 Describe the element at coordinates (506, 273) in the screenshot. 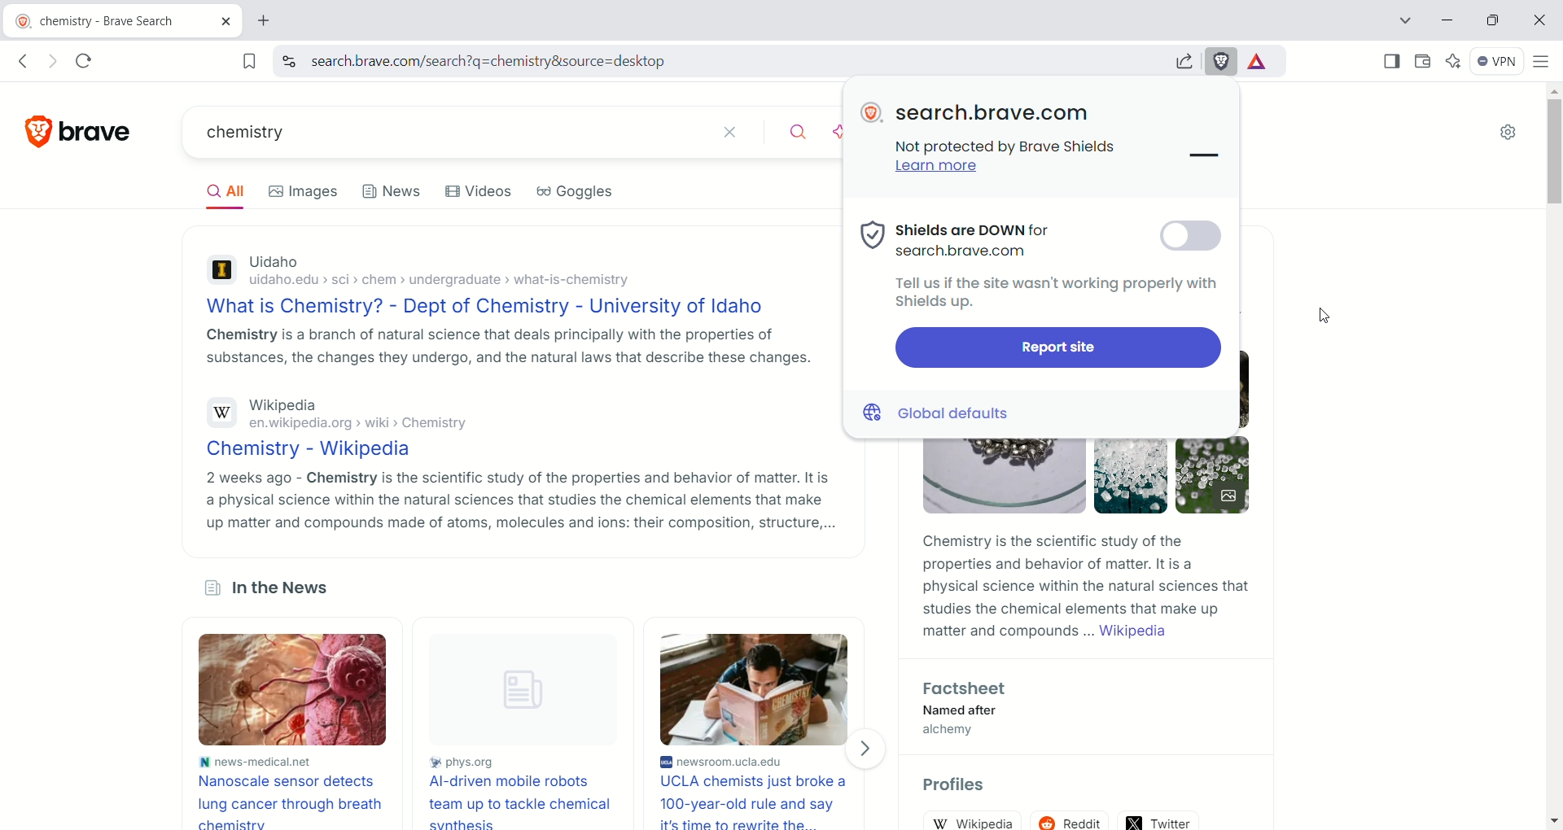

I see `Uidaho: uidaho.edu > sci > chem > undergraduate > what-is-chemistry` at that location.